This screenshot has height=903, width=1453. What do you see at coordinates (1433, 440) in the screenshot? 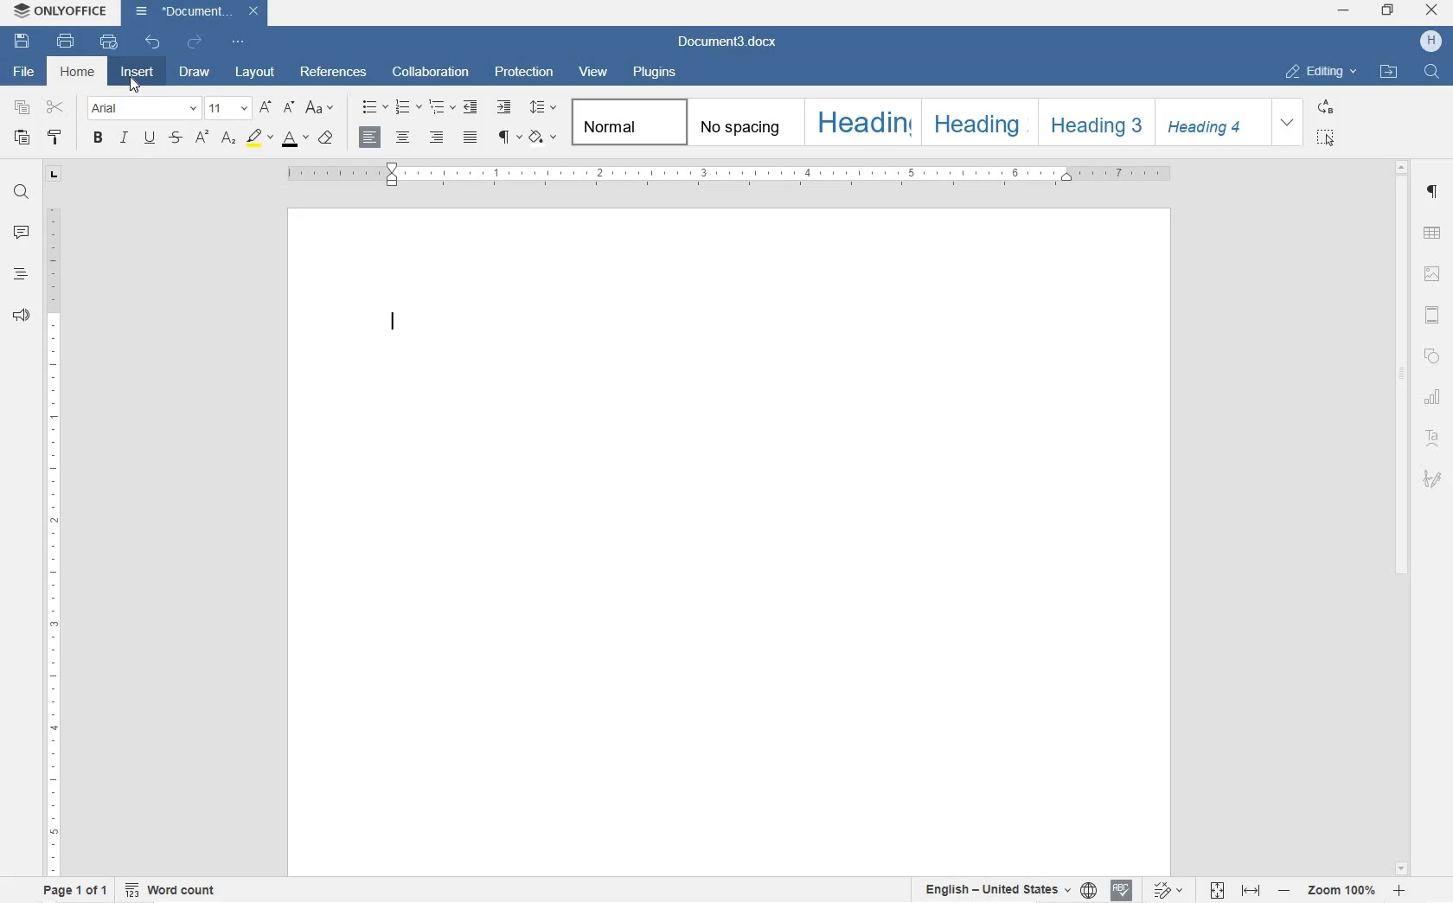
I see `TEXT ART` at bounding box center [1433, 440].